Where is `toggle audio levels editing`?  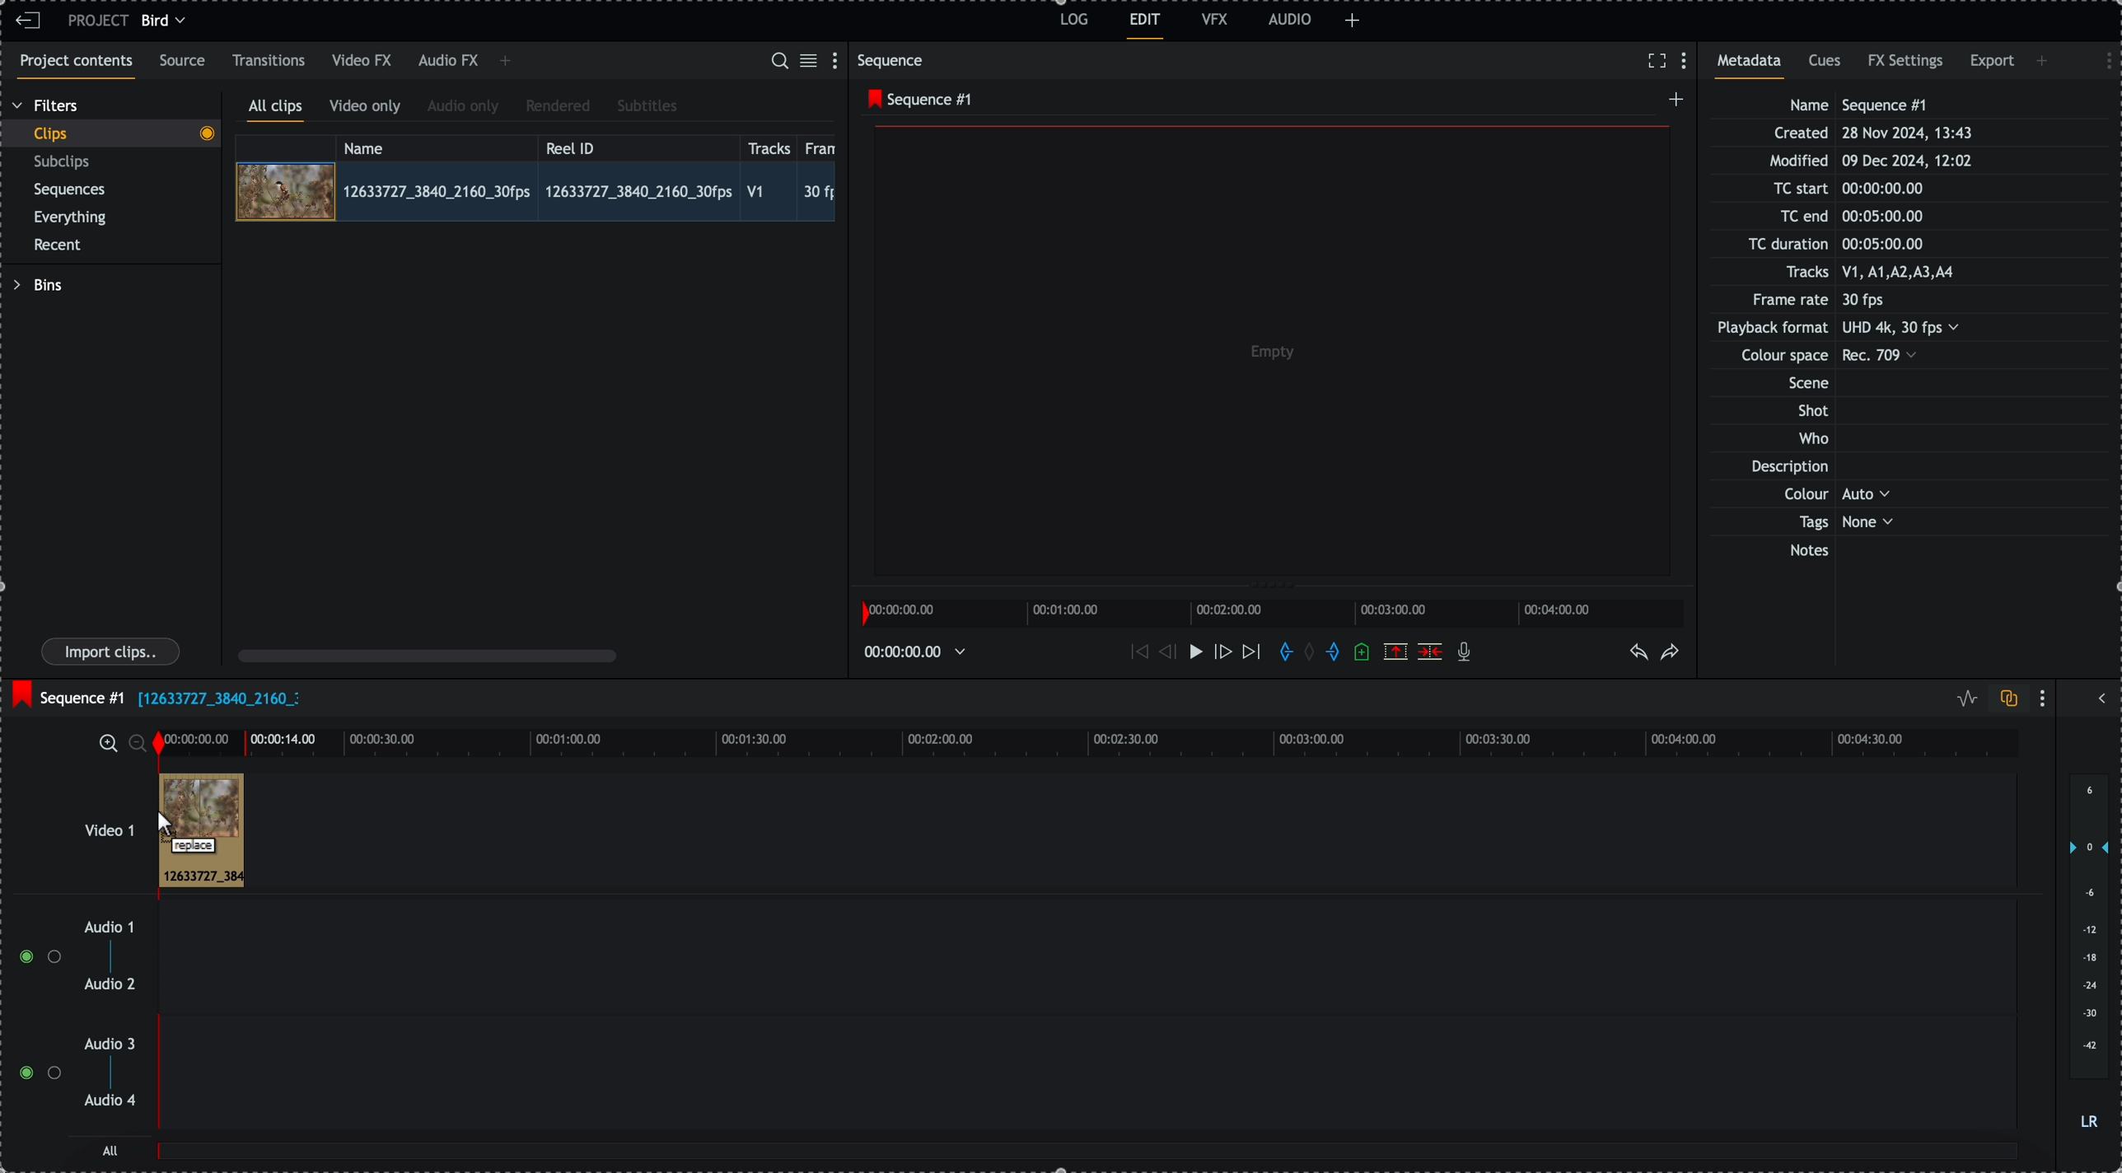
toggle audio levels editing is located at coordinates (1963, 699).